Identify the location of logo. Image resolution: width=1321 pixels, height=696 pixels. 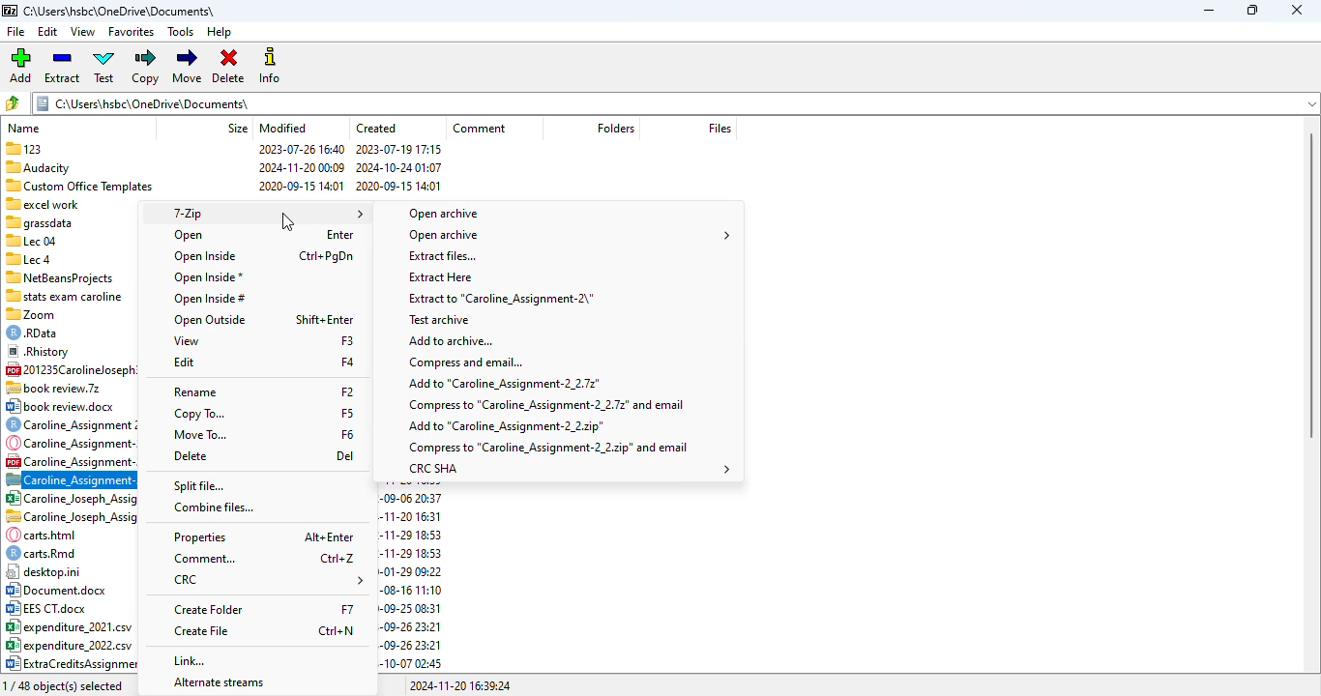
(9, 11).